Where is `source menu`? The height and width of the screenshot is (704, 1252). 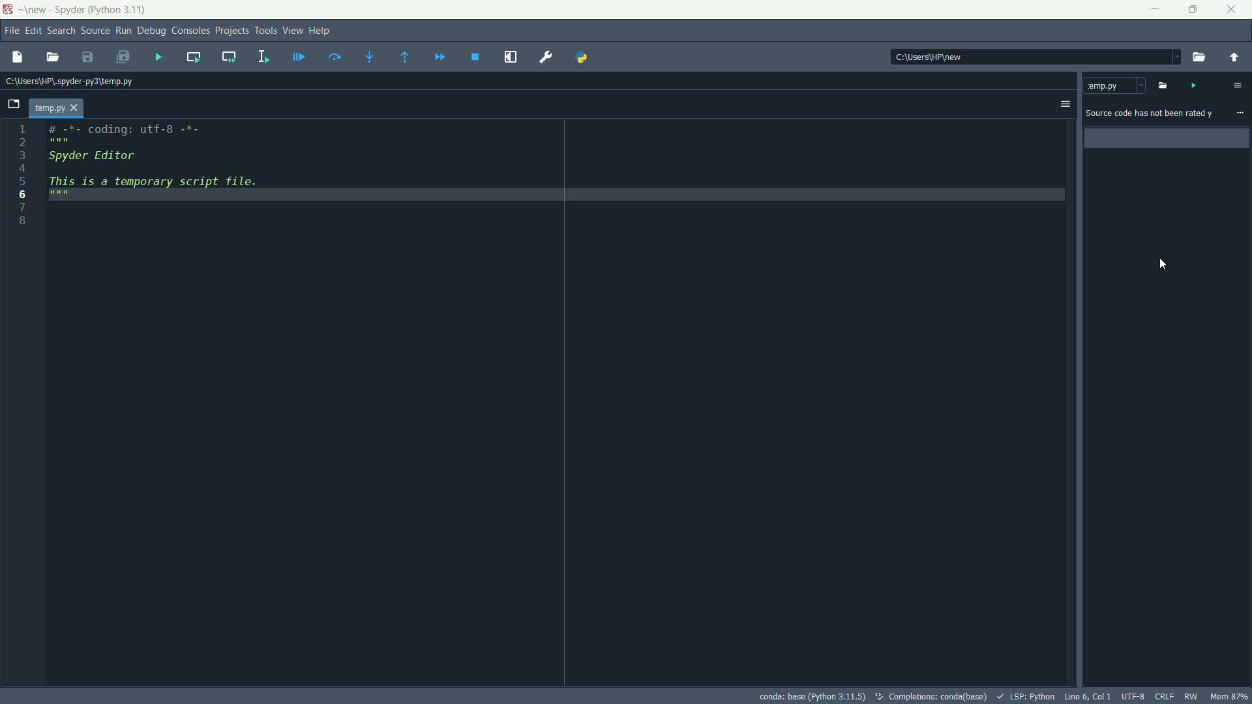 source menu is located at coordinates (95, 32).